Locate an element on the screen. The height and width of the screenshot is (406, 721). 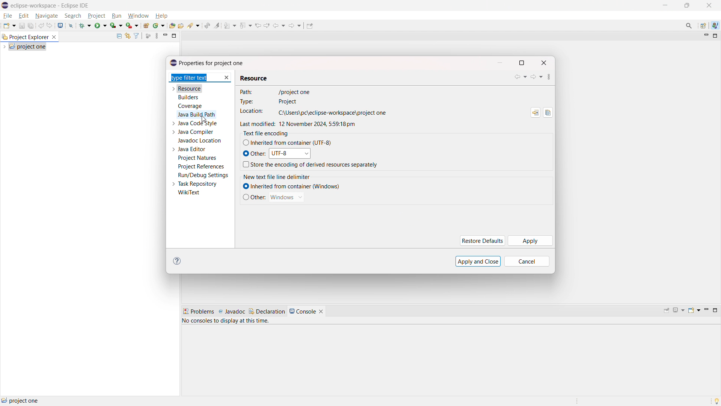
no consoles to display at this time.  is located at coordinates (227, 322).